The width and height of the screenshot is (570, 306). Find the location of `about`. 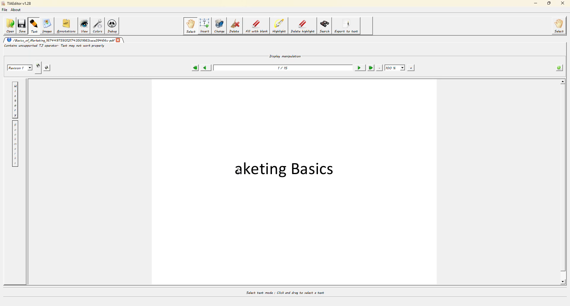

about is located at coordinates (16, 10).